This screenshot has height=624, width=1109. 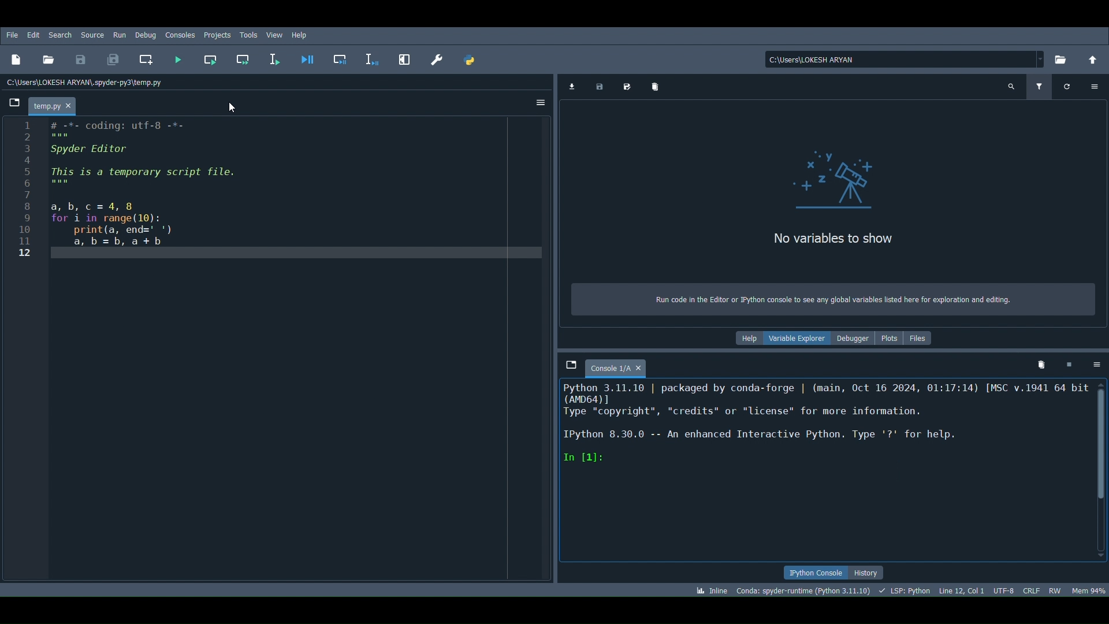 What do you see at coordinates (824, 471) in the screenshot?
I see `Console` at bounding box center [824, 471].